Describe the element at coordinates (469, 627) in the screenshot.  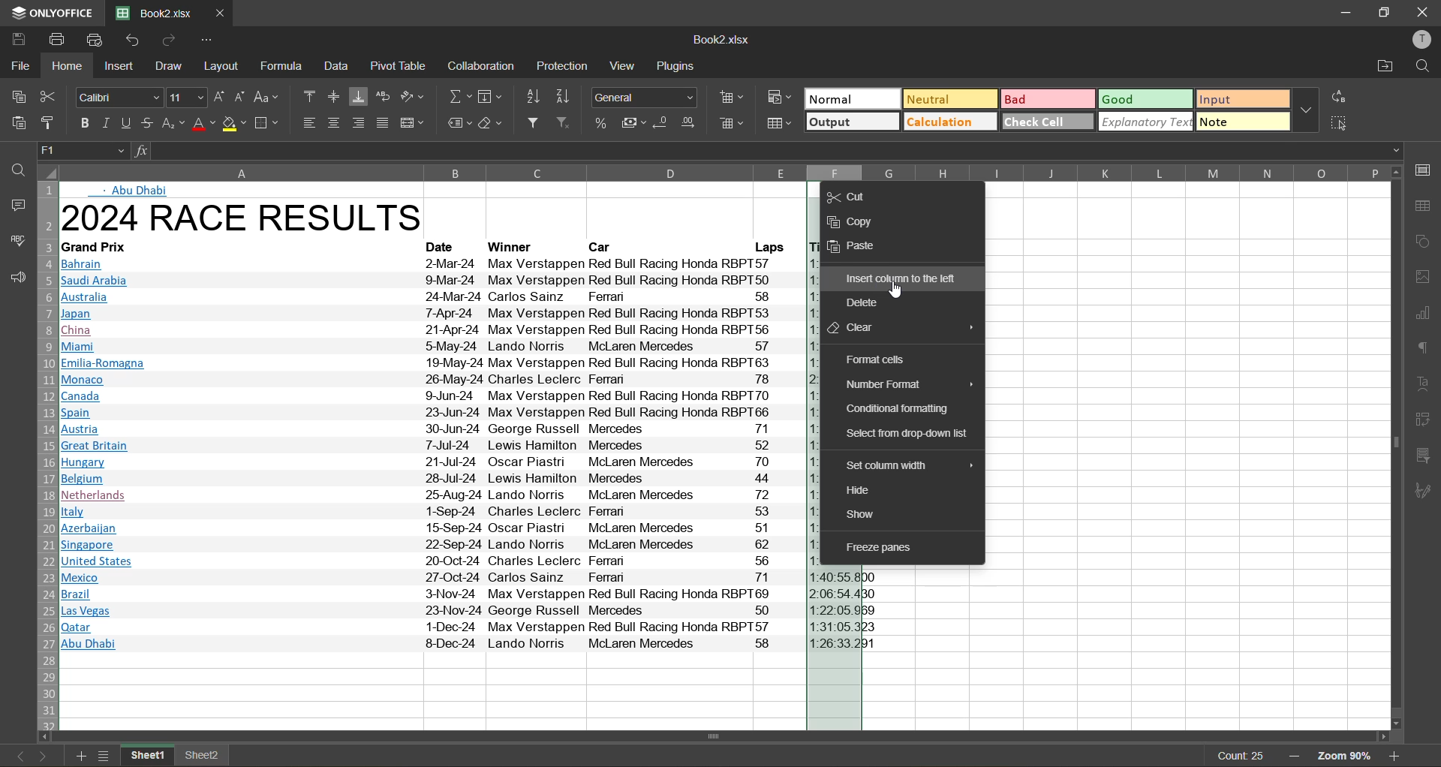
I see `Qatar 1-Dec-24 Max Verstappen Red Bull Racing Honda RBPTS57 1:31:05.323` at that location.